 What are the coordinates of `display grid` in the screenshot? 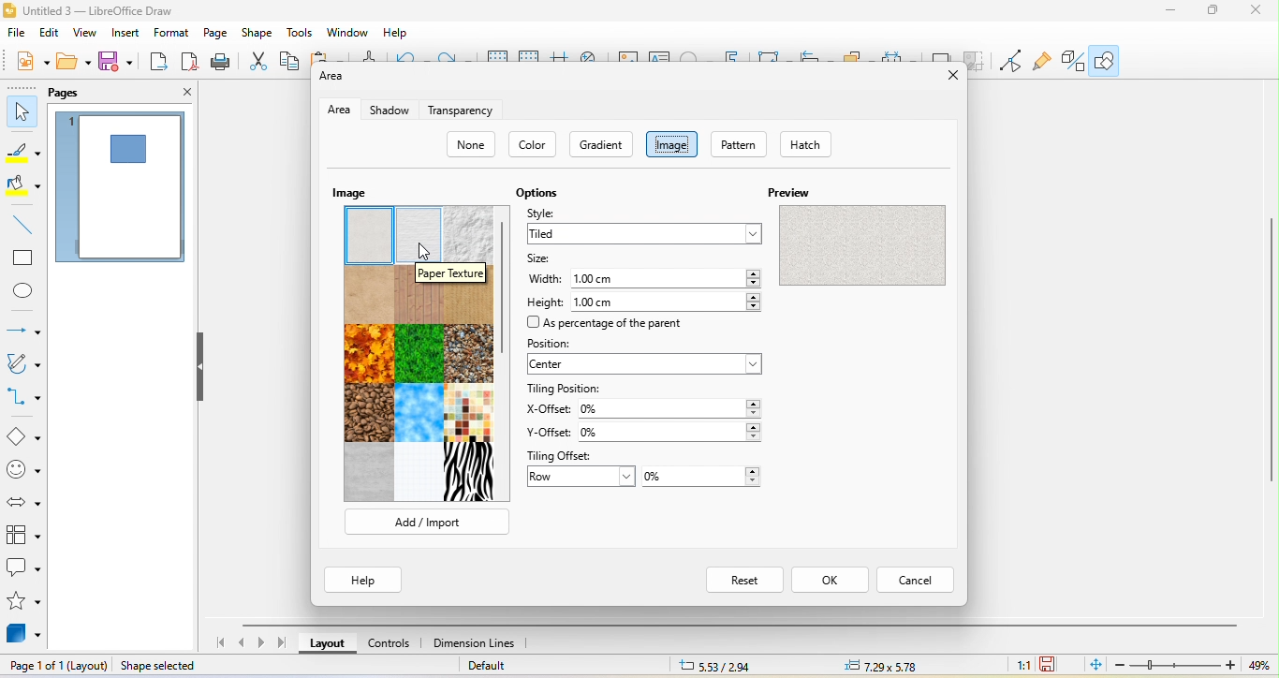 It's located at (494, 54).